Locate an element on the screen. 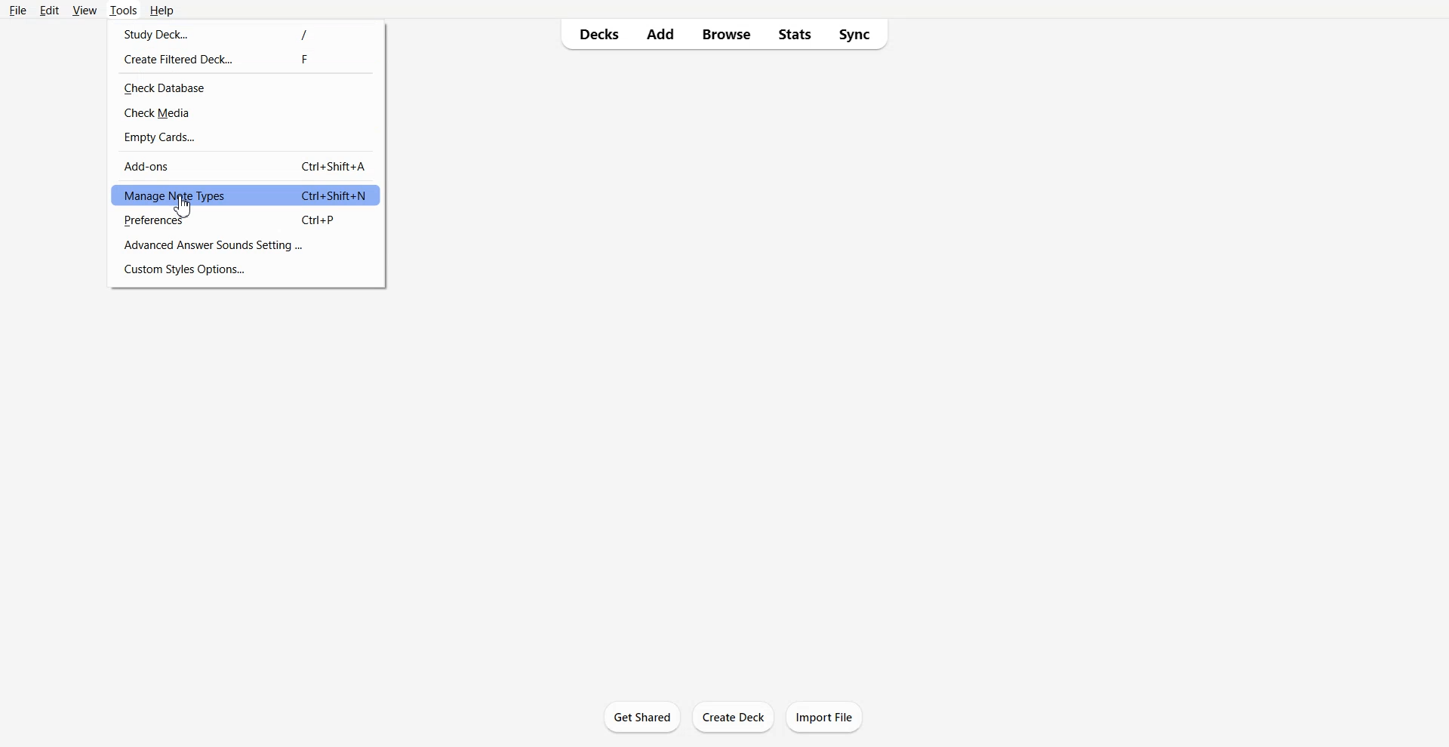 Image resolution: width=1449 pixels, height=747 pixels. Cursor is located at coordinates (182, 207).